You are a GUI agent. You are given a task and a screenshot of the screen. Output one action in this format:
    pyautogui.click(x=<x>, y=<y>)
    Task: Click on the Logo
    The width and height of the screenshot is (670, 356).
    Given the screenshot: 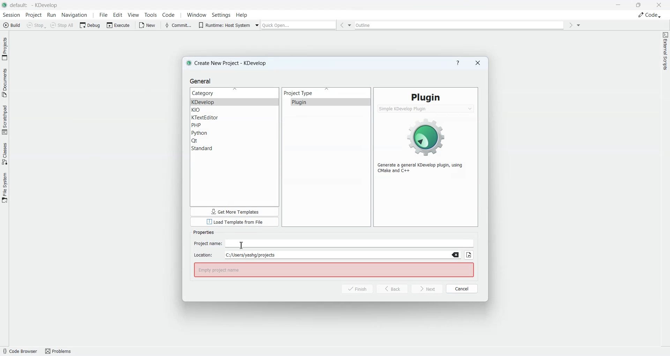 What is the action you would take?
    pyautogui.click(x=427, y=136)
    